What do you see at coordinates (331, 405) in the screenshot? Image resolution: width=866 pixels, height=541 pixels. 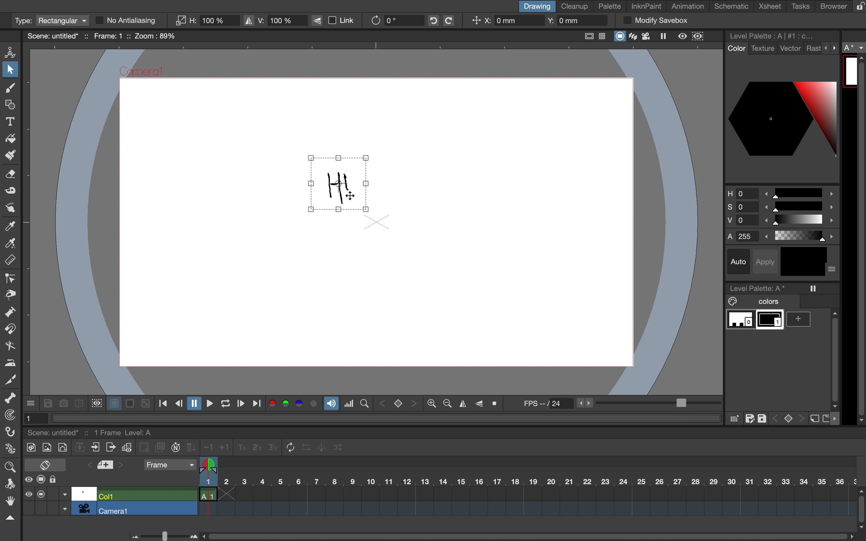 I see `soundtrack` at bounding box center [331, 405].